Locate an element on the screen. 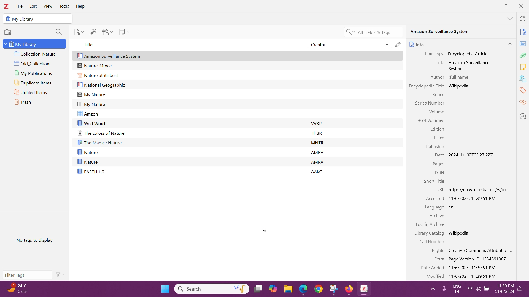 The width and height of the screenshot is (529, 297). Encyclopedia Title is located at coordinates (425, 86).